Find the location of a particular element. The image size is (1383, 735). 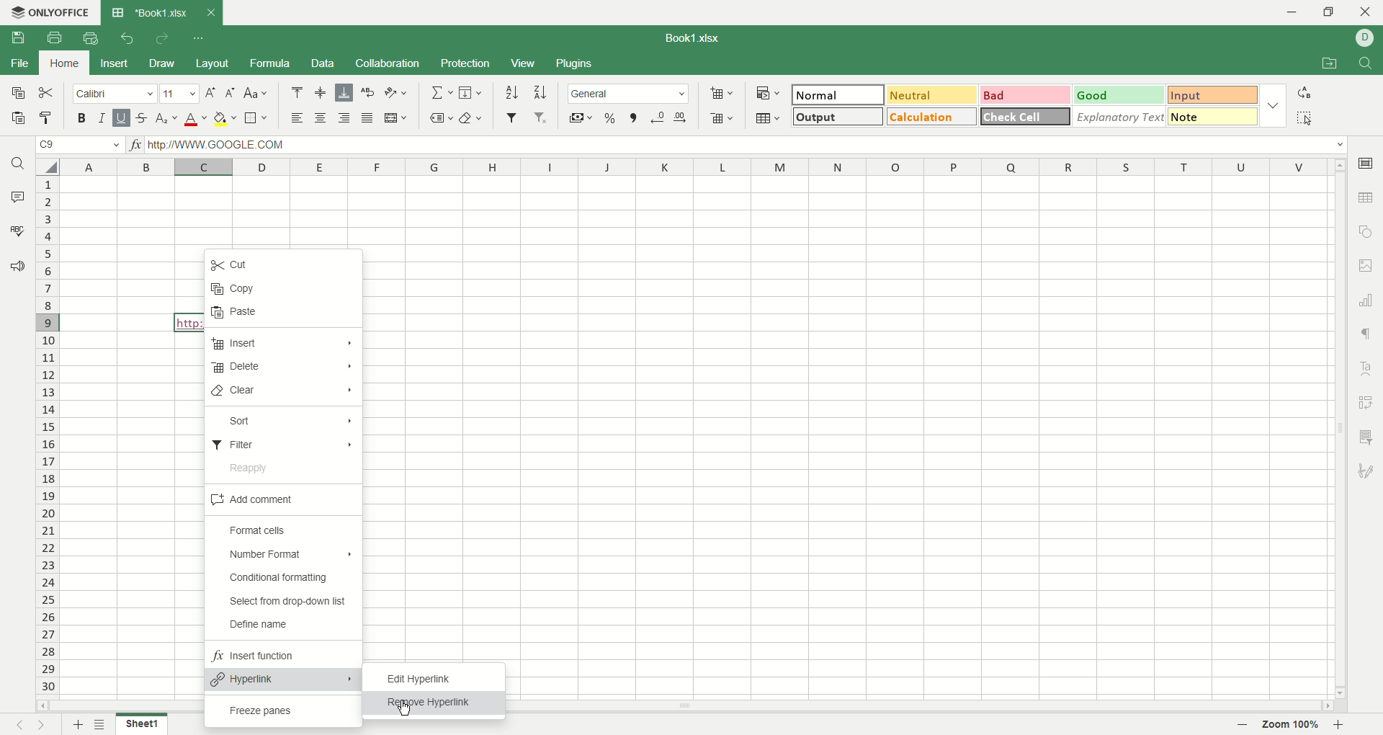

previous is located at coordinates (19, 726).